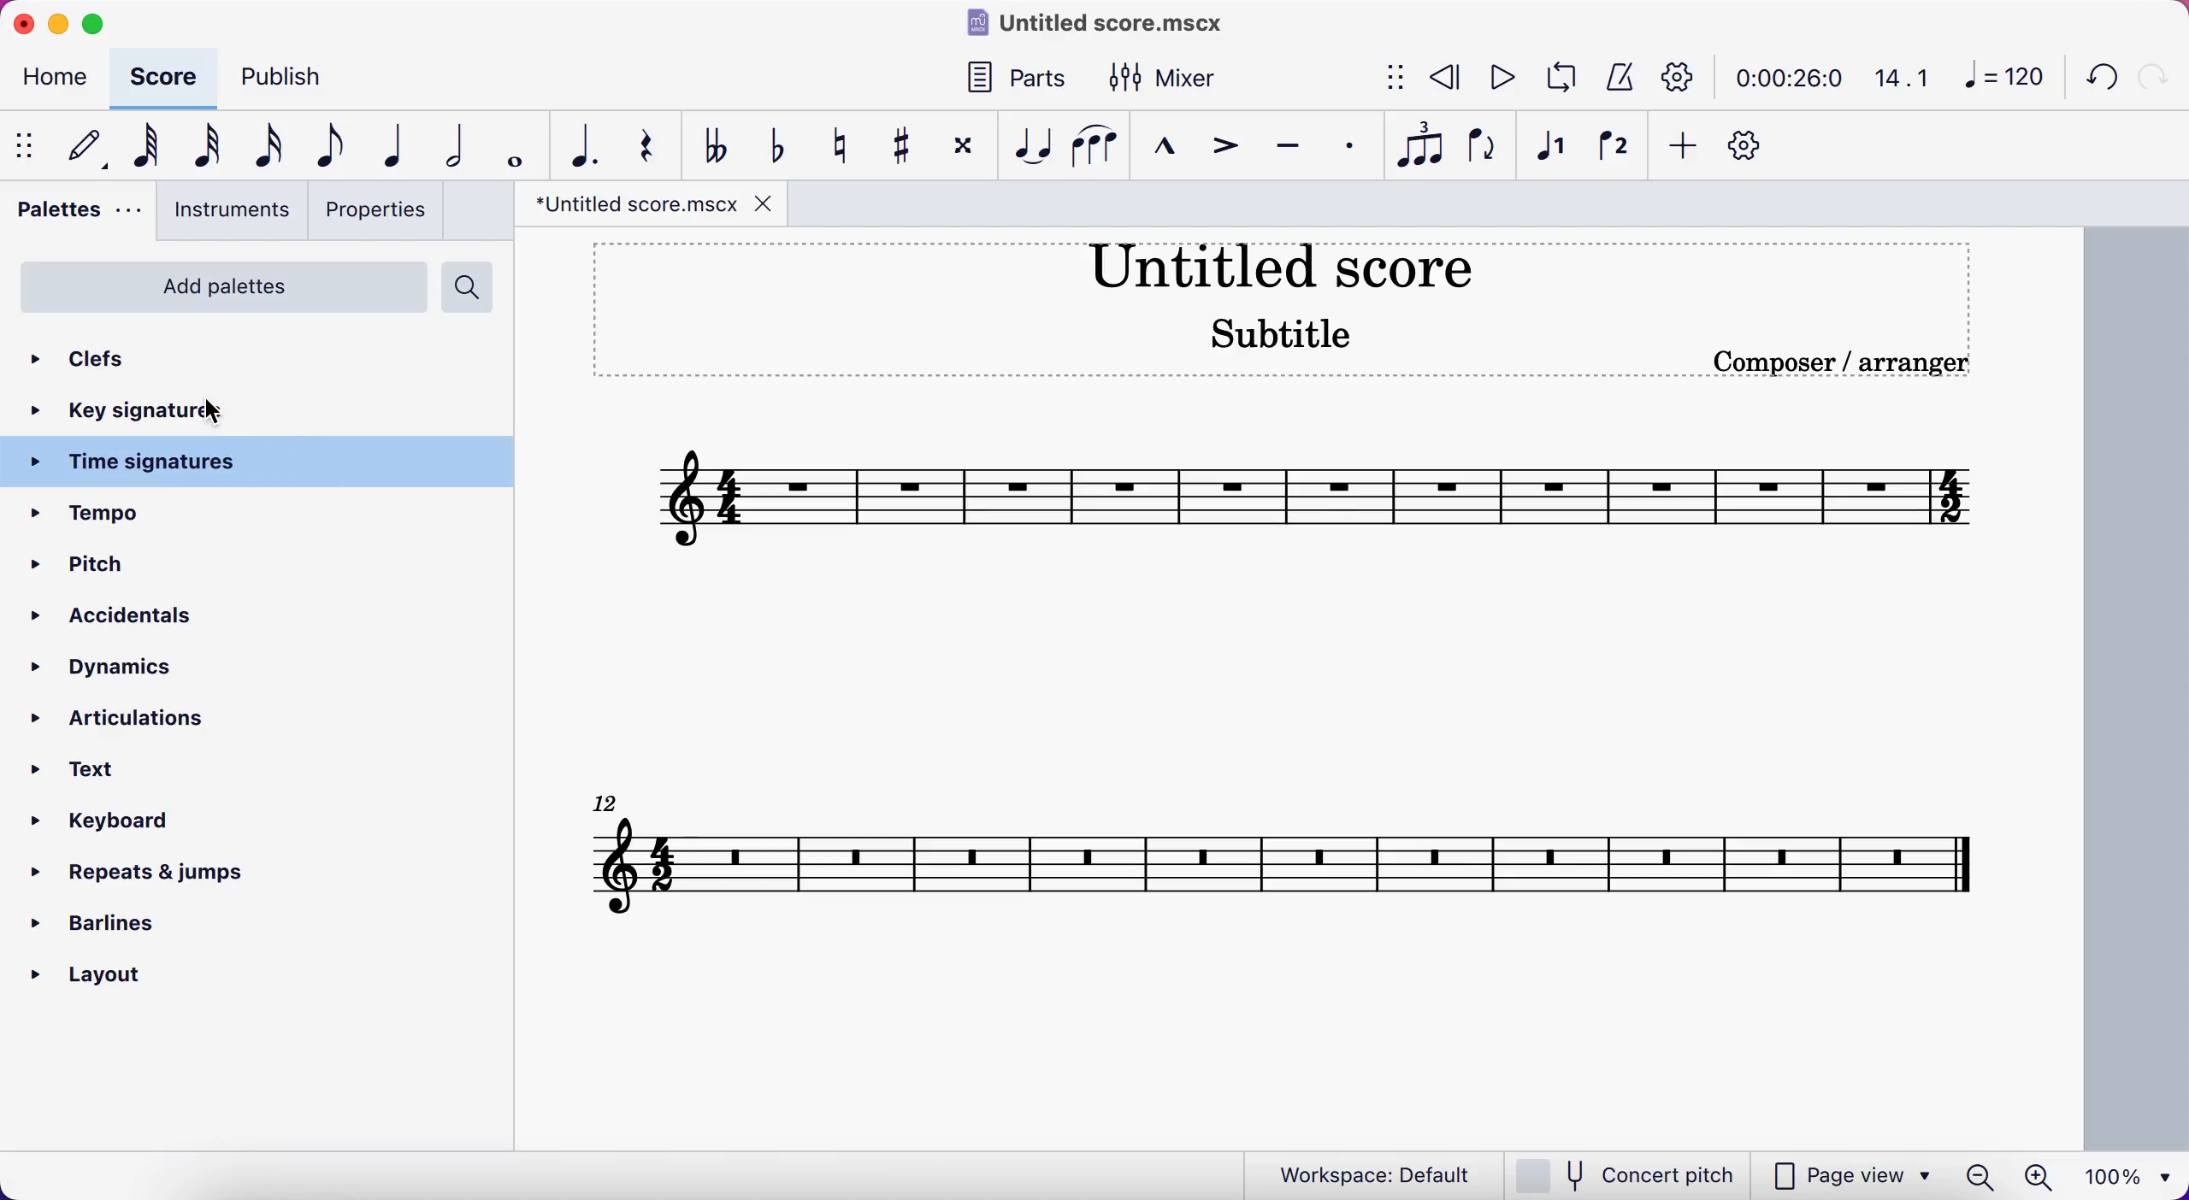  I want to click on voice 2, so click(1619, 151).